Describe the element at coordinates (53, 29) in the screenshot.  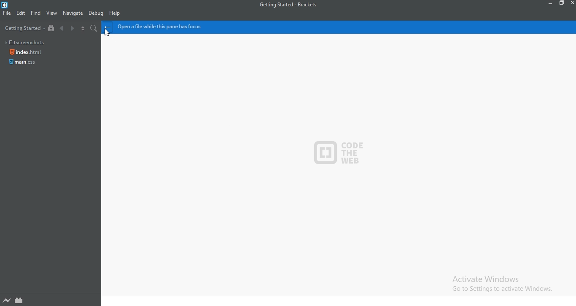
I see `Show file tree` at that location.